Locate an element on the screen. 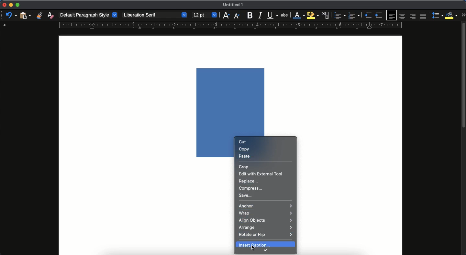  highlight  is located at coordinates (313, 15).